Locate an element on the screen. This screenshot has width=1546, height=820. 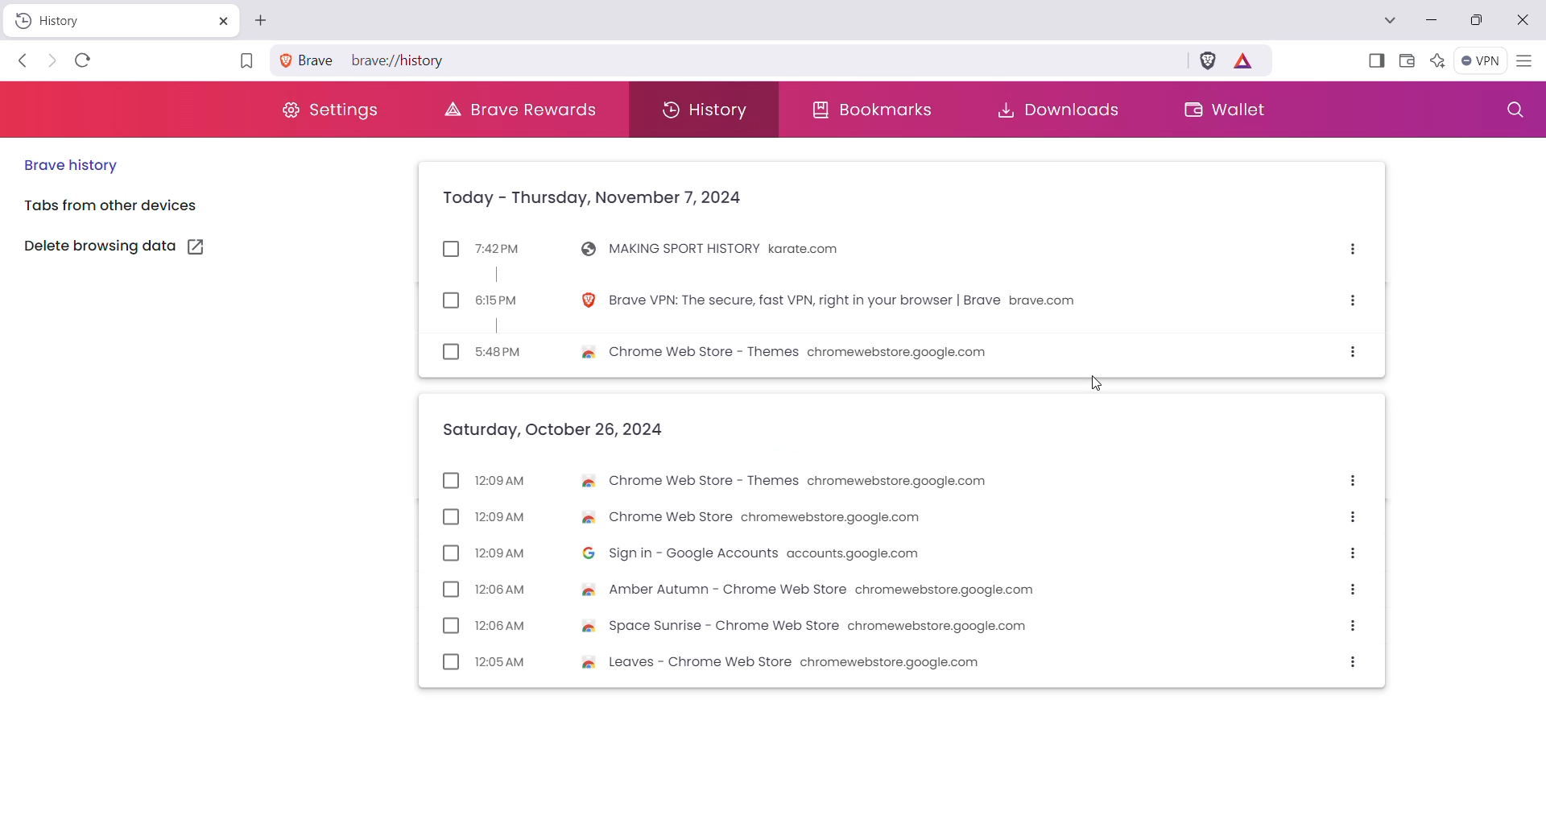
checkbox is located at coordinates (450, 553).